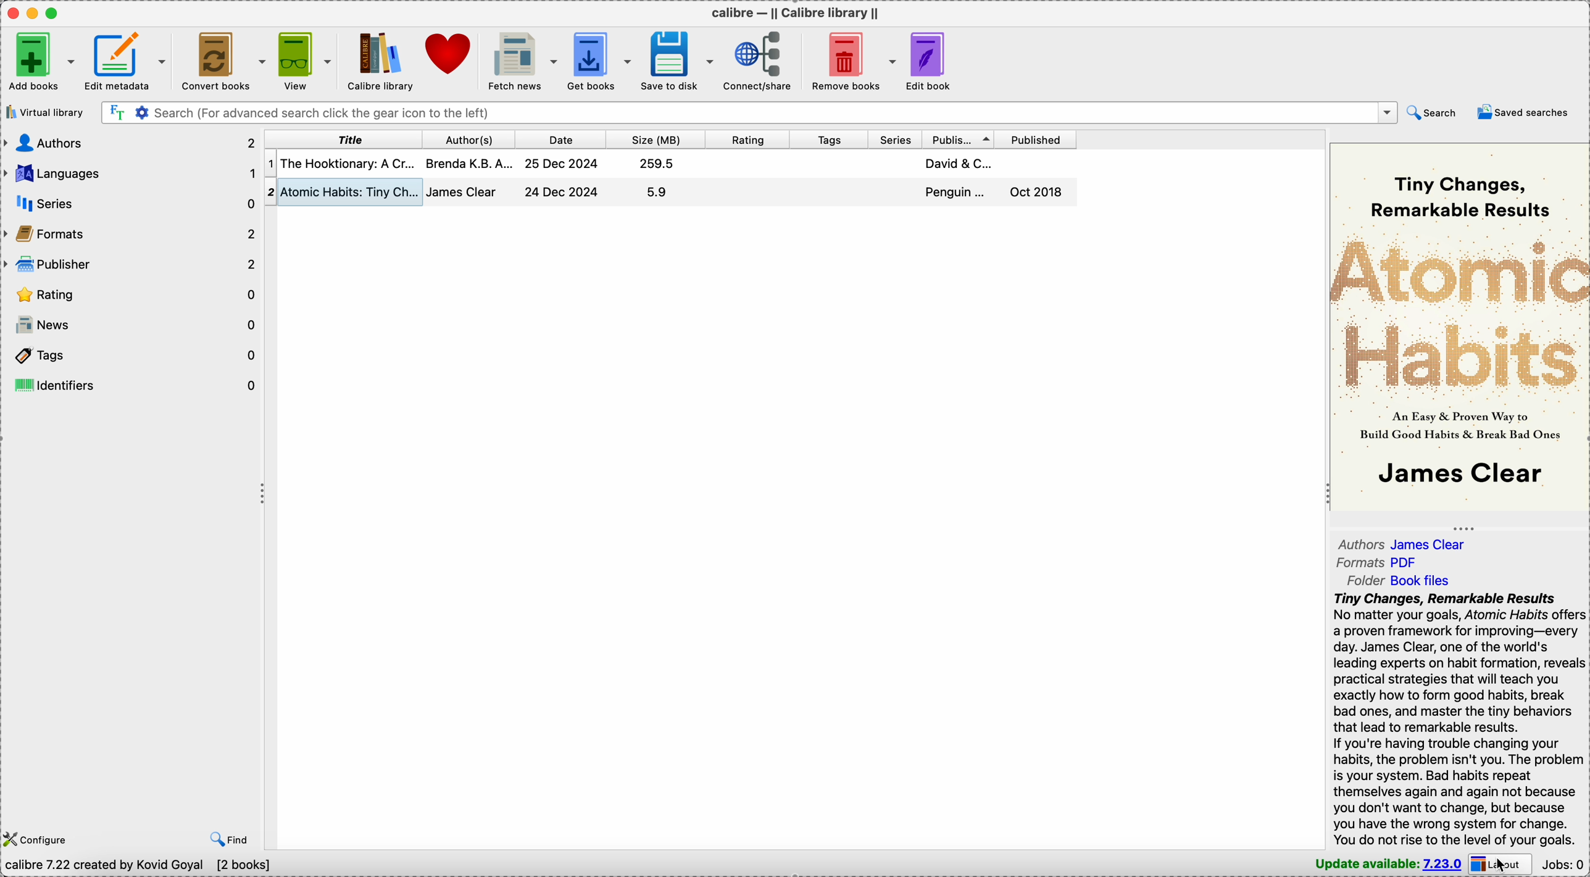  Describe the element at coordinates (128, 60) in the screenshot. I see `edit metadata` at that location.